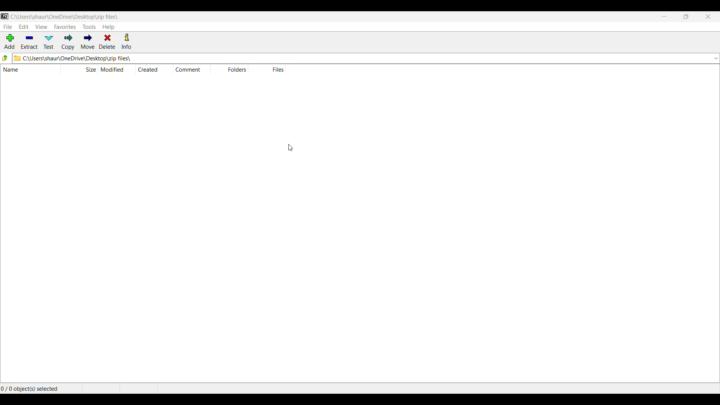  What do you see at coordinates (50, 42) in the screenshot?
I see `TEST` at bounding box center [50, 42].